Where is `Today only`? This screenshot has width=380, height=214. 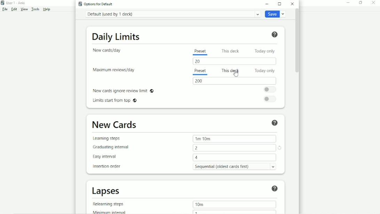 Today only is located at coordinates (265, 71).